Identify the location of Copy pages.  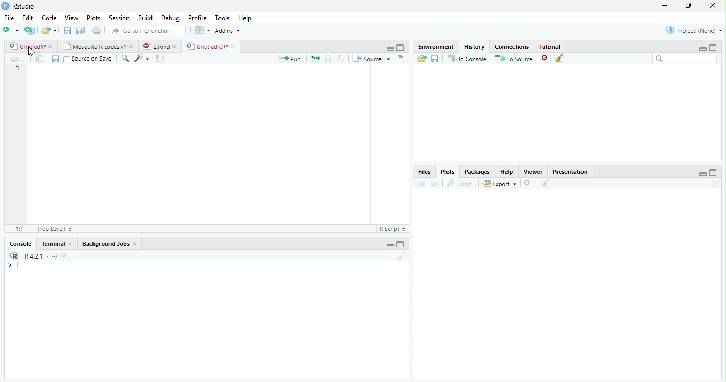
(314, 58).